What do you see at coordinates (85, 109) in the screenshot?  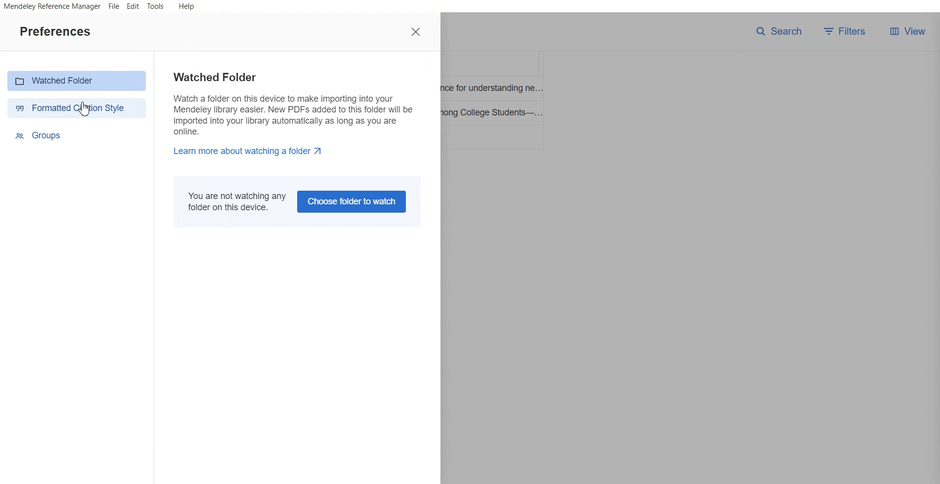 I see `Cursor` at bounding box center [85, 109].